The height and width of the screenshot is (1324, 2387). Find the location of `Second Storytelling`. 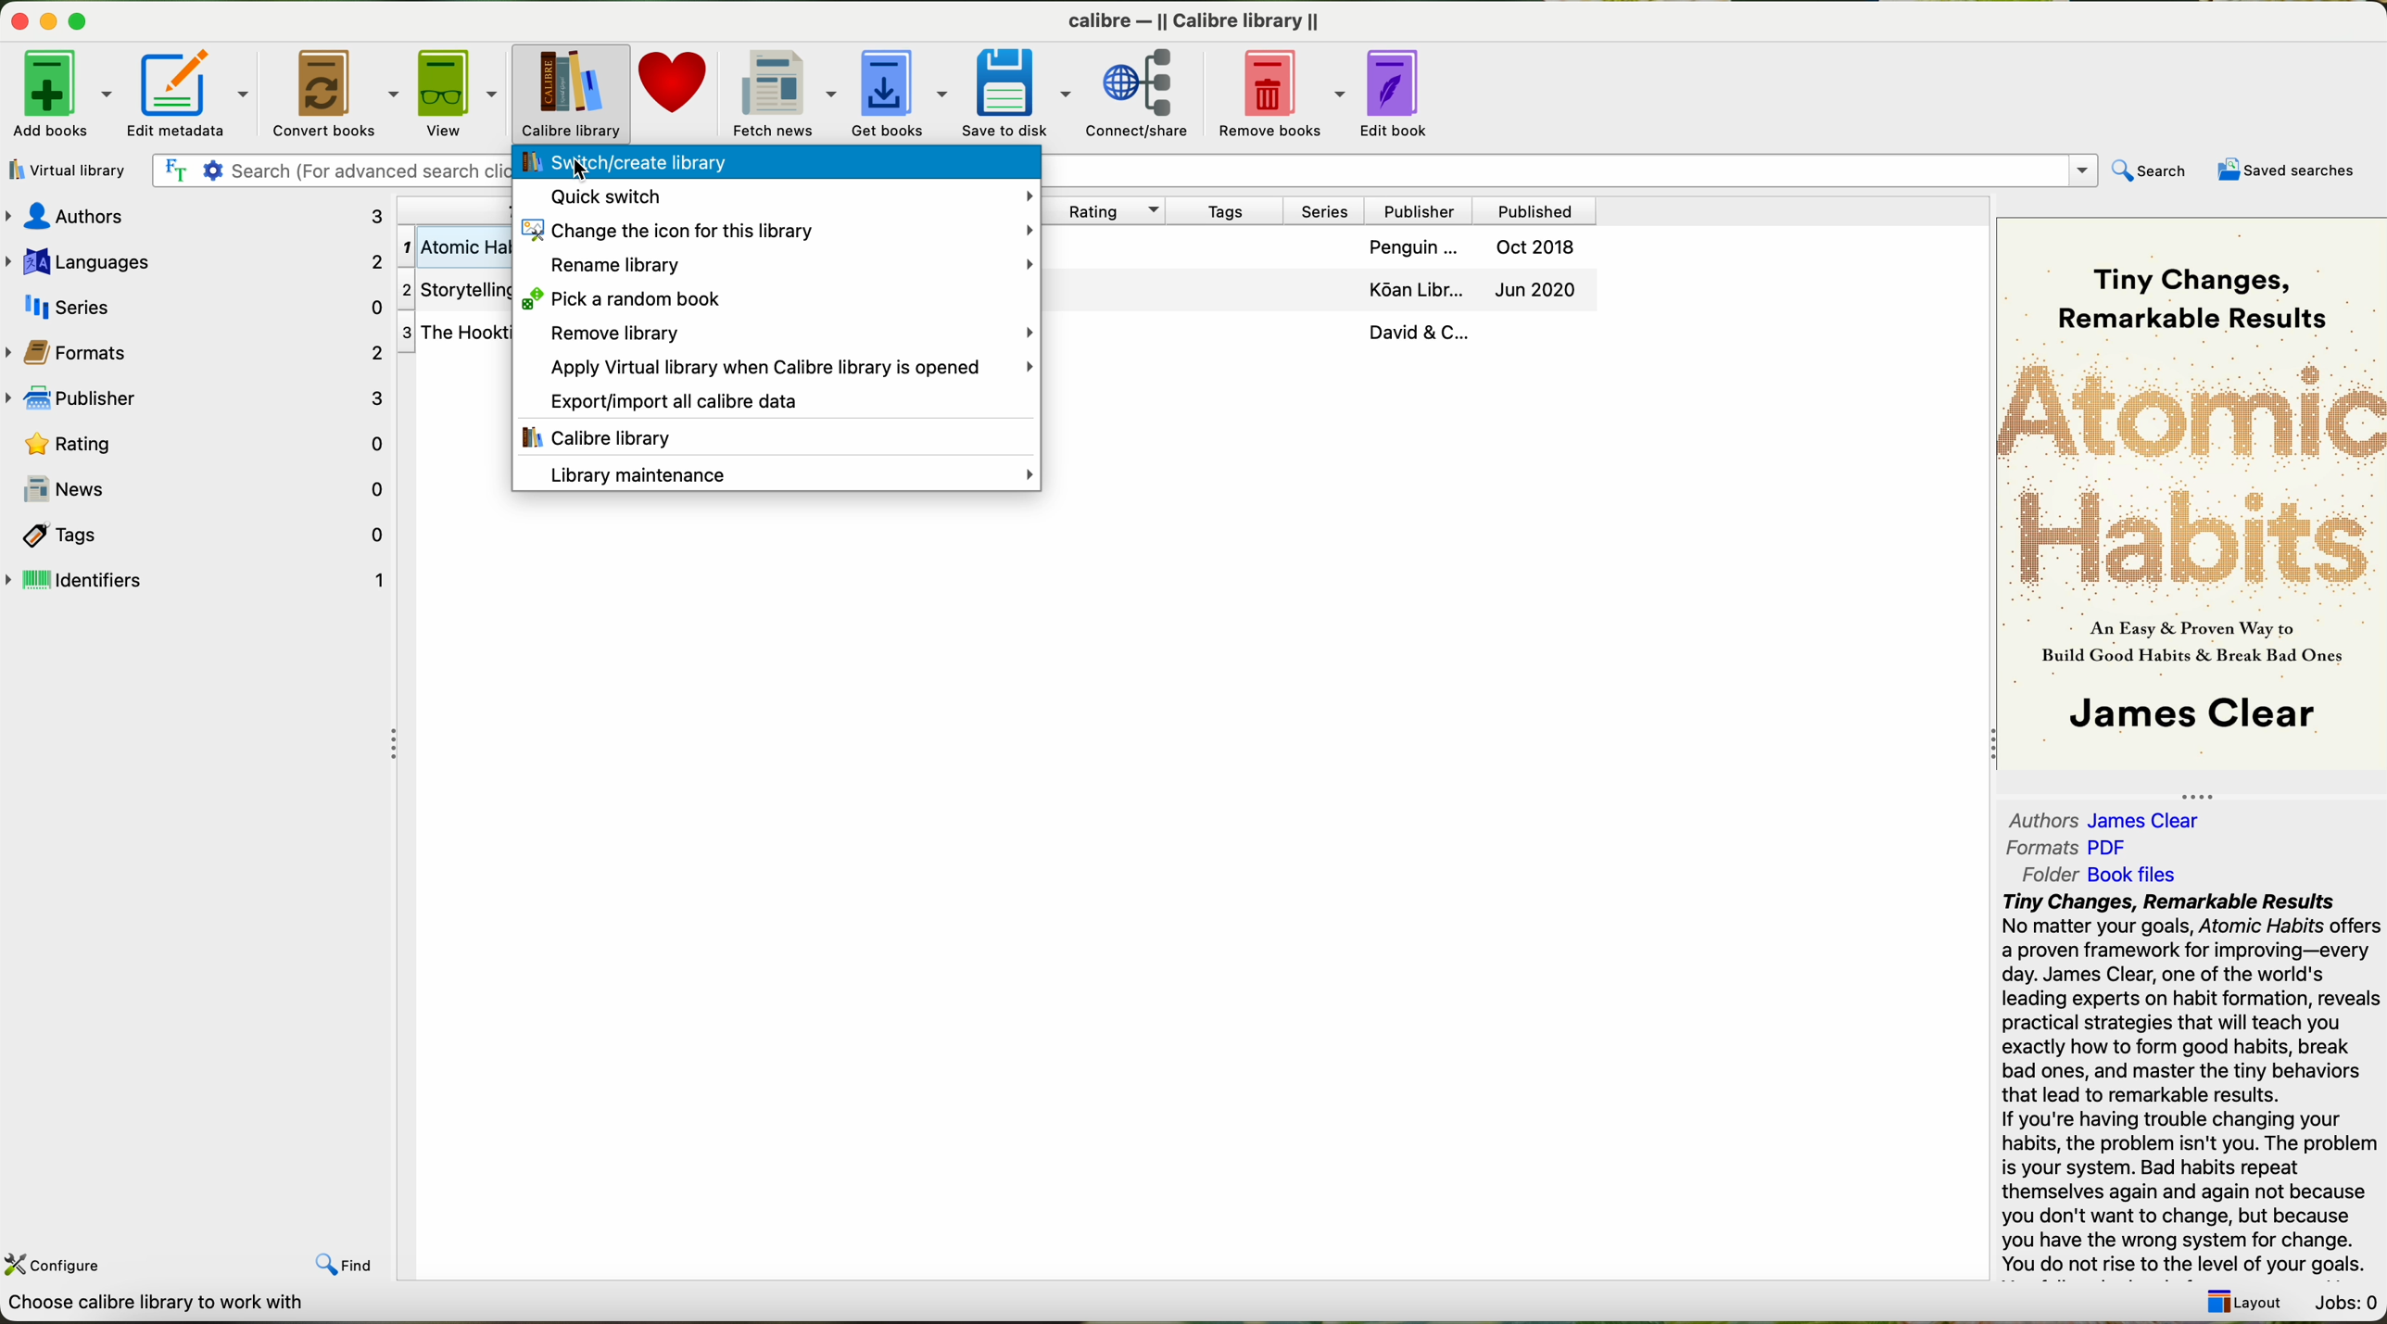

Second Storytelling is located at coordinates (453, 292).